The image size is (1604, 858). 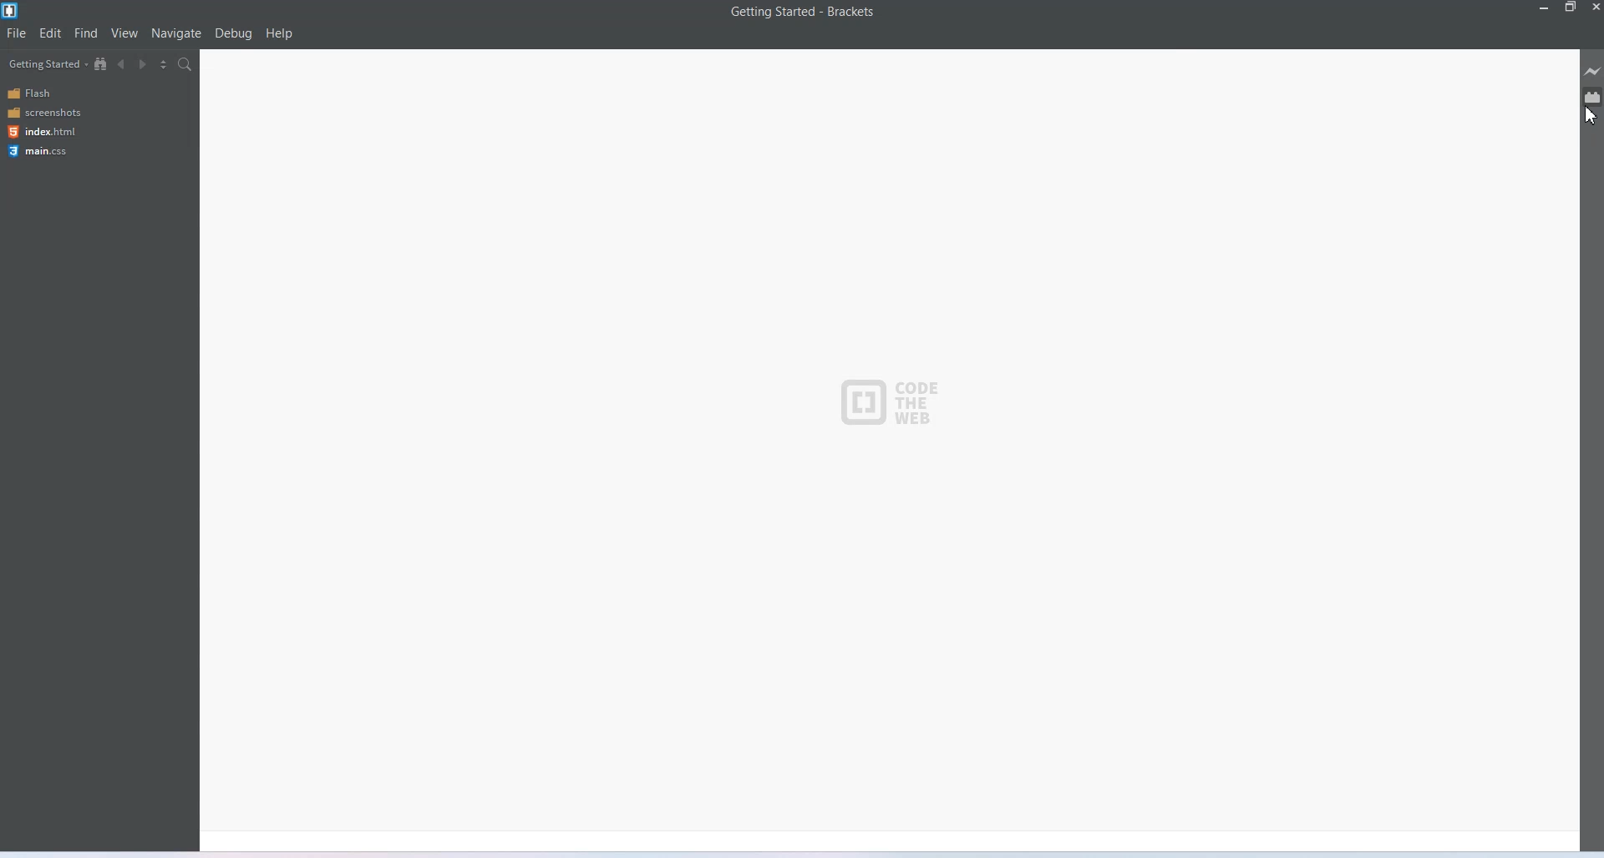 What do you see at coordinates (46, 93) in the screenshot?
I see `Flash` at bounding box center [46, 93].